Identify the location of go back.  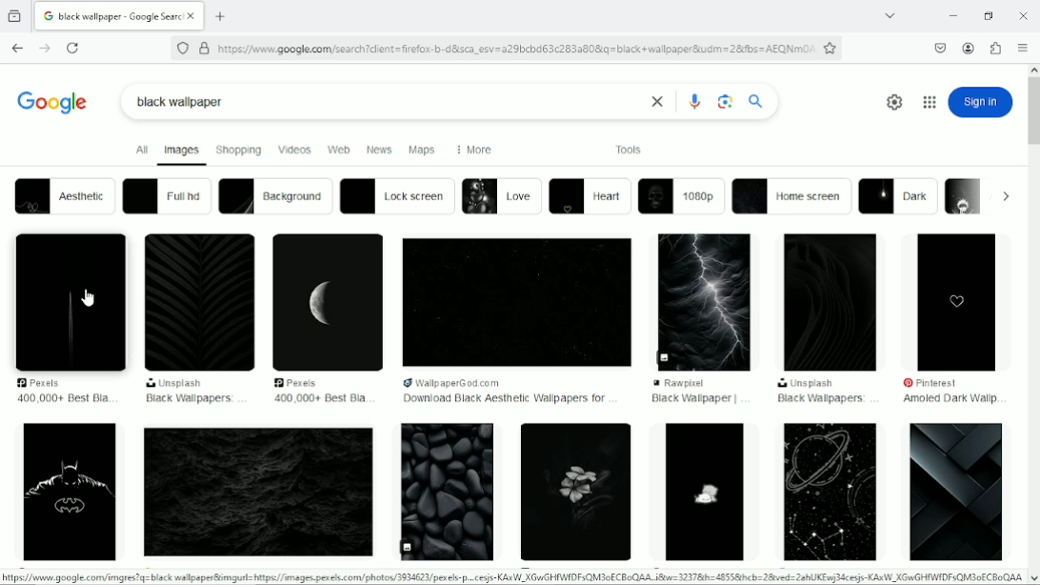
(16, 46).